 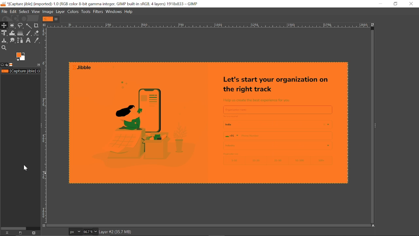 I want to click on Zoom image when window size changes, so click(x=373, y=26).